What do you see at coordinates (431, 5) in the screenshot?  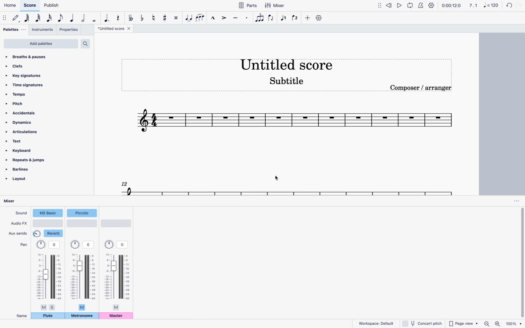 I see `settings` at bounding box center [431, 5].